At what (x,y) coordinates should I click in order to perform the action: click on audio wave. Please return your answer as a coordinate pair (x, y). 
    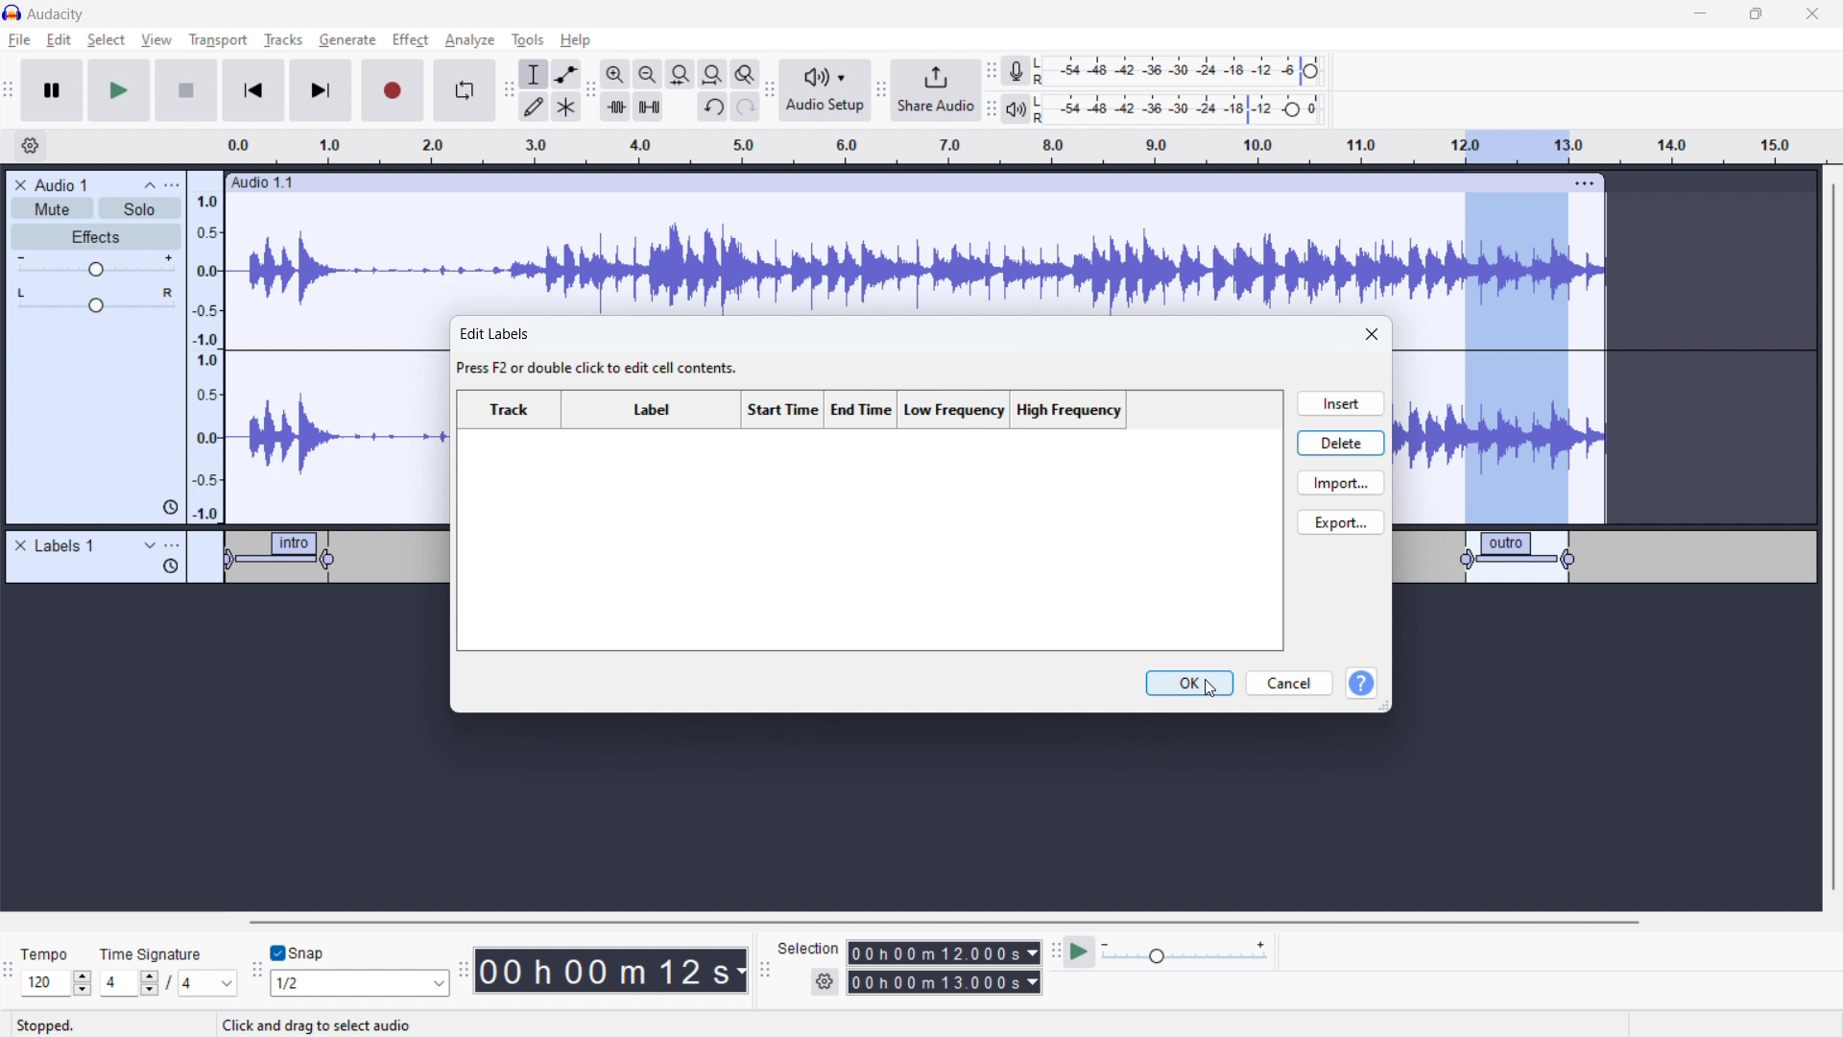
    Looking at the image, I should click on (1500, 436).